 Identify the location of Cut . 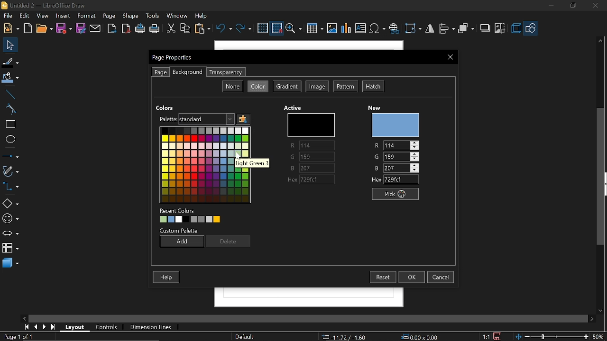
(171, 29).